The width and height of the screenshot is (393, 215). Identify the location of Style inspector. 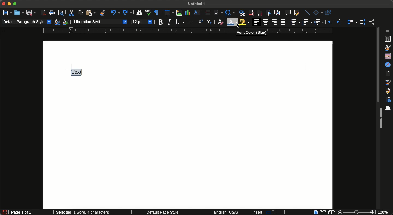
(388, 82).